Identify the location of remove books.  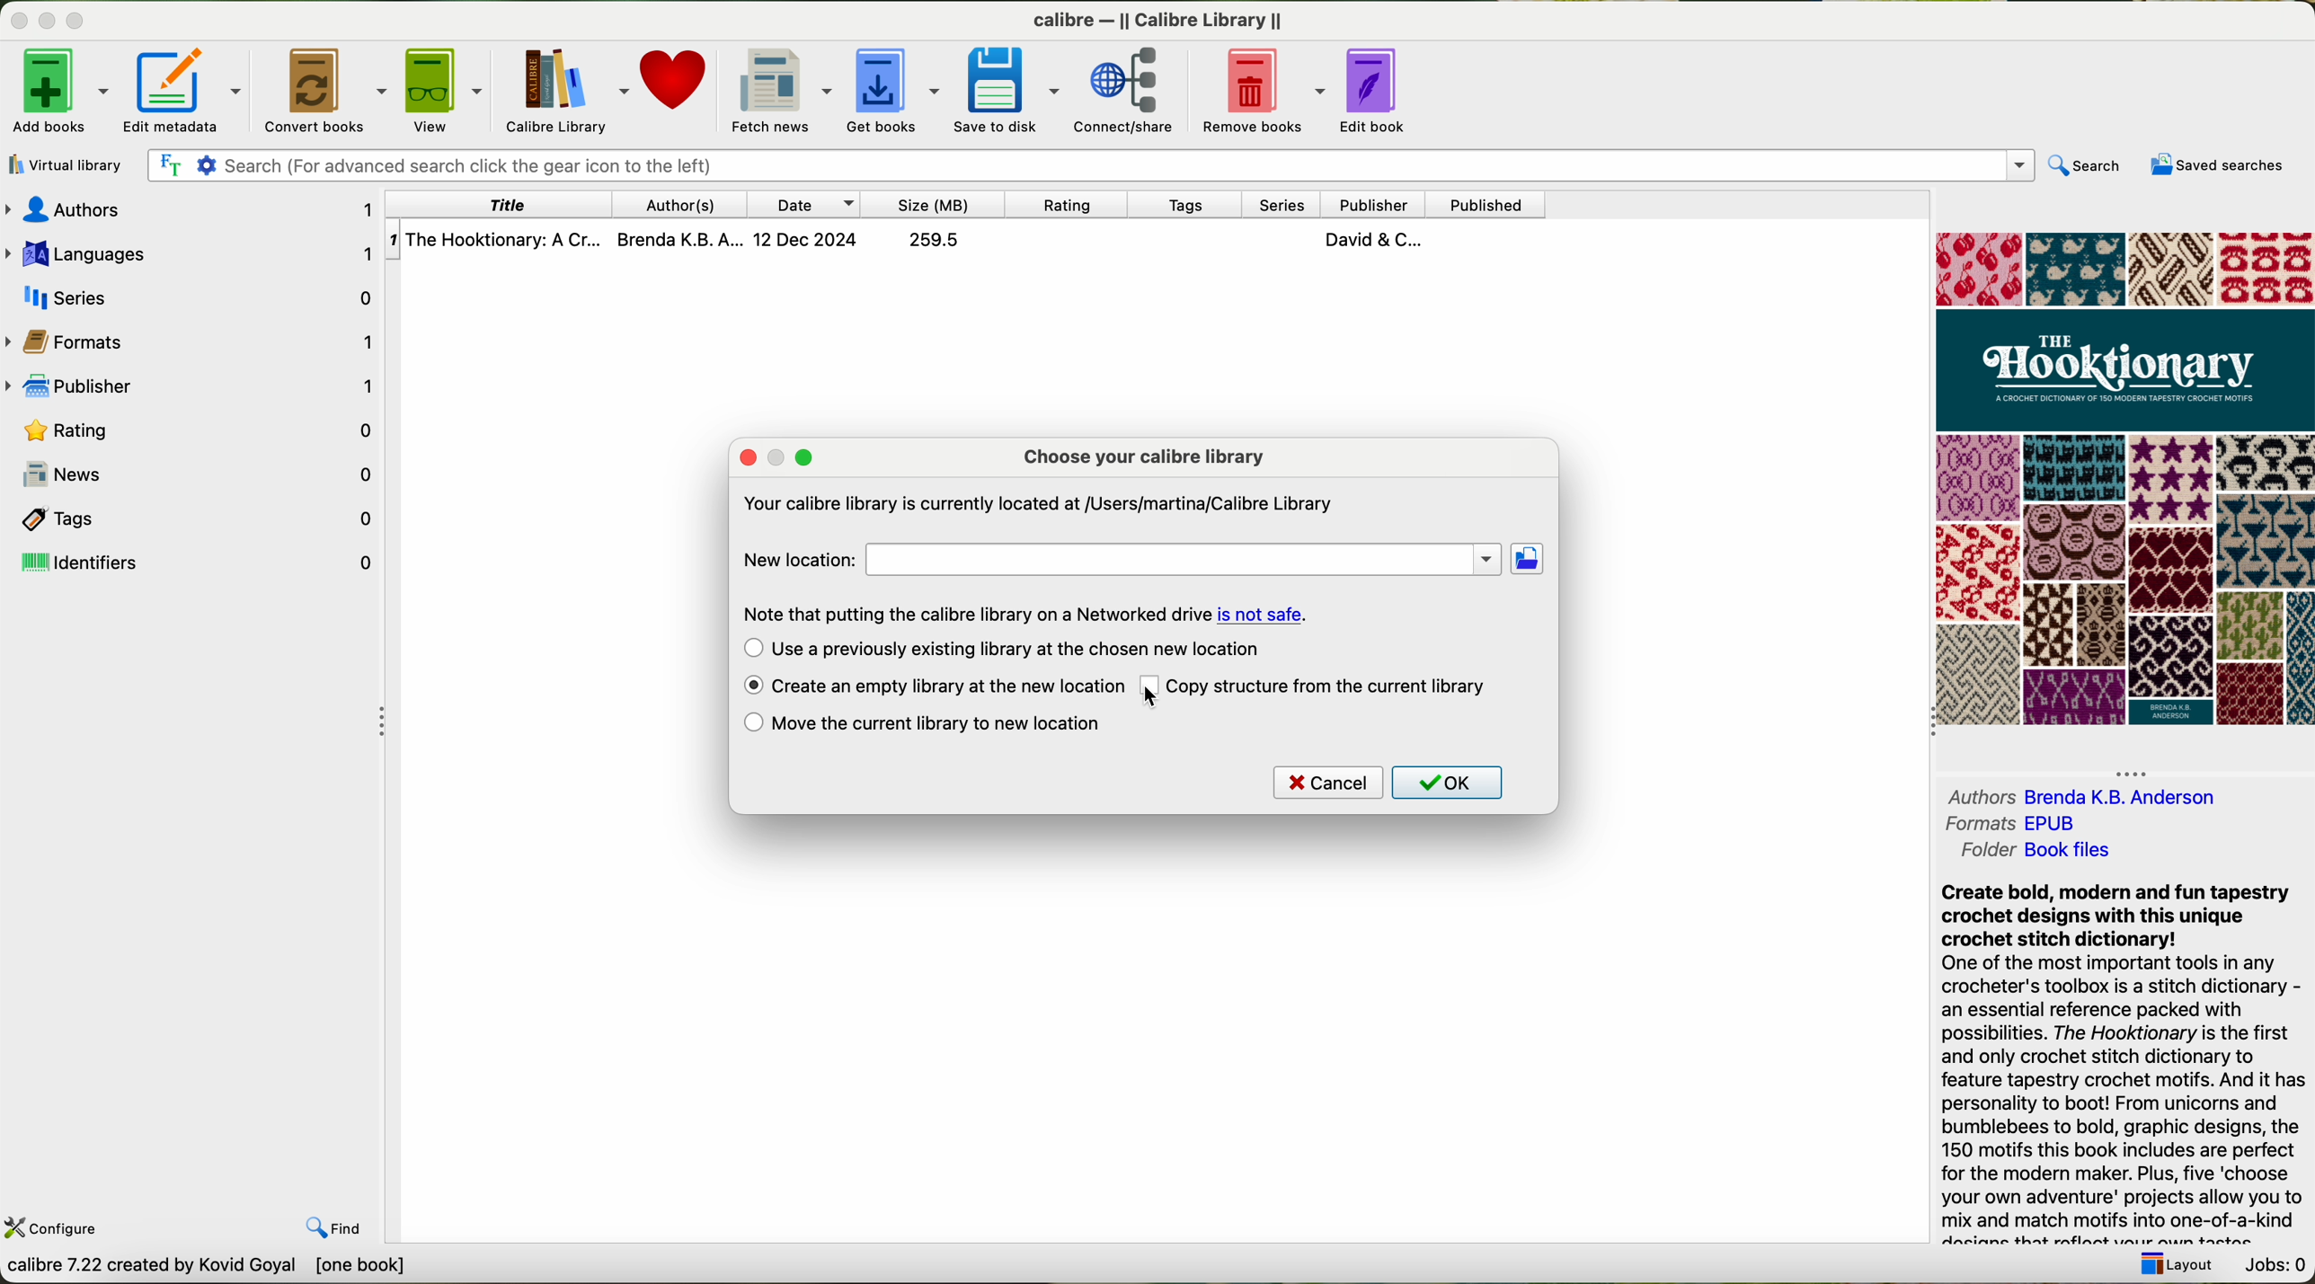
(1260, 90).